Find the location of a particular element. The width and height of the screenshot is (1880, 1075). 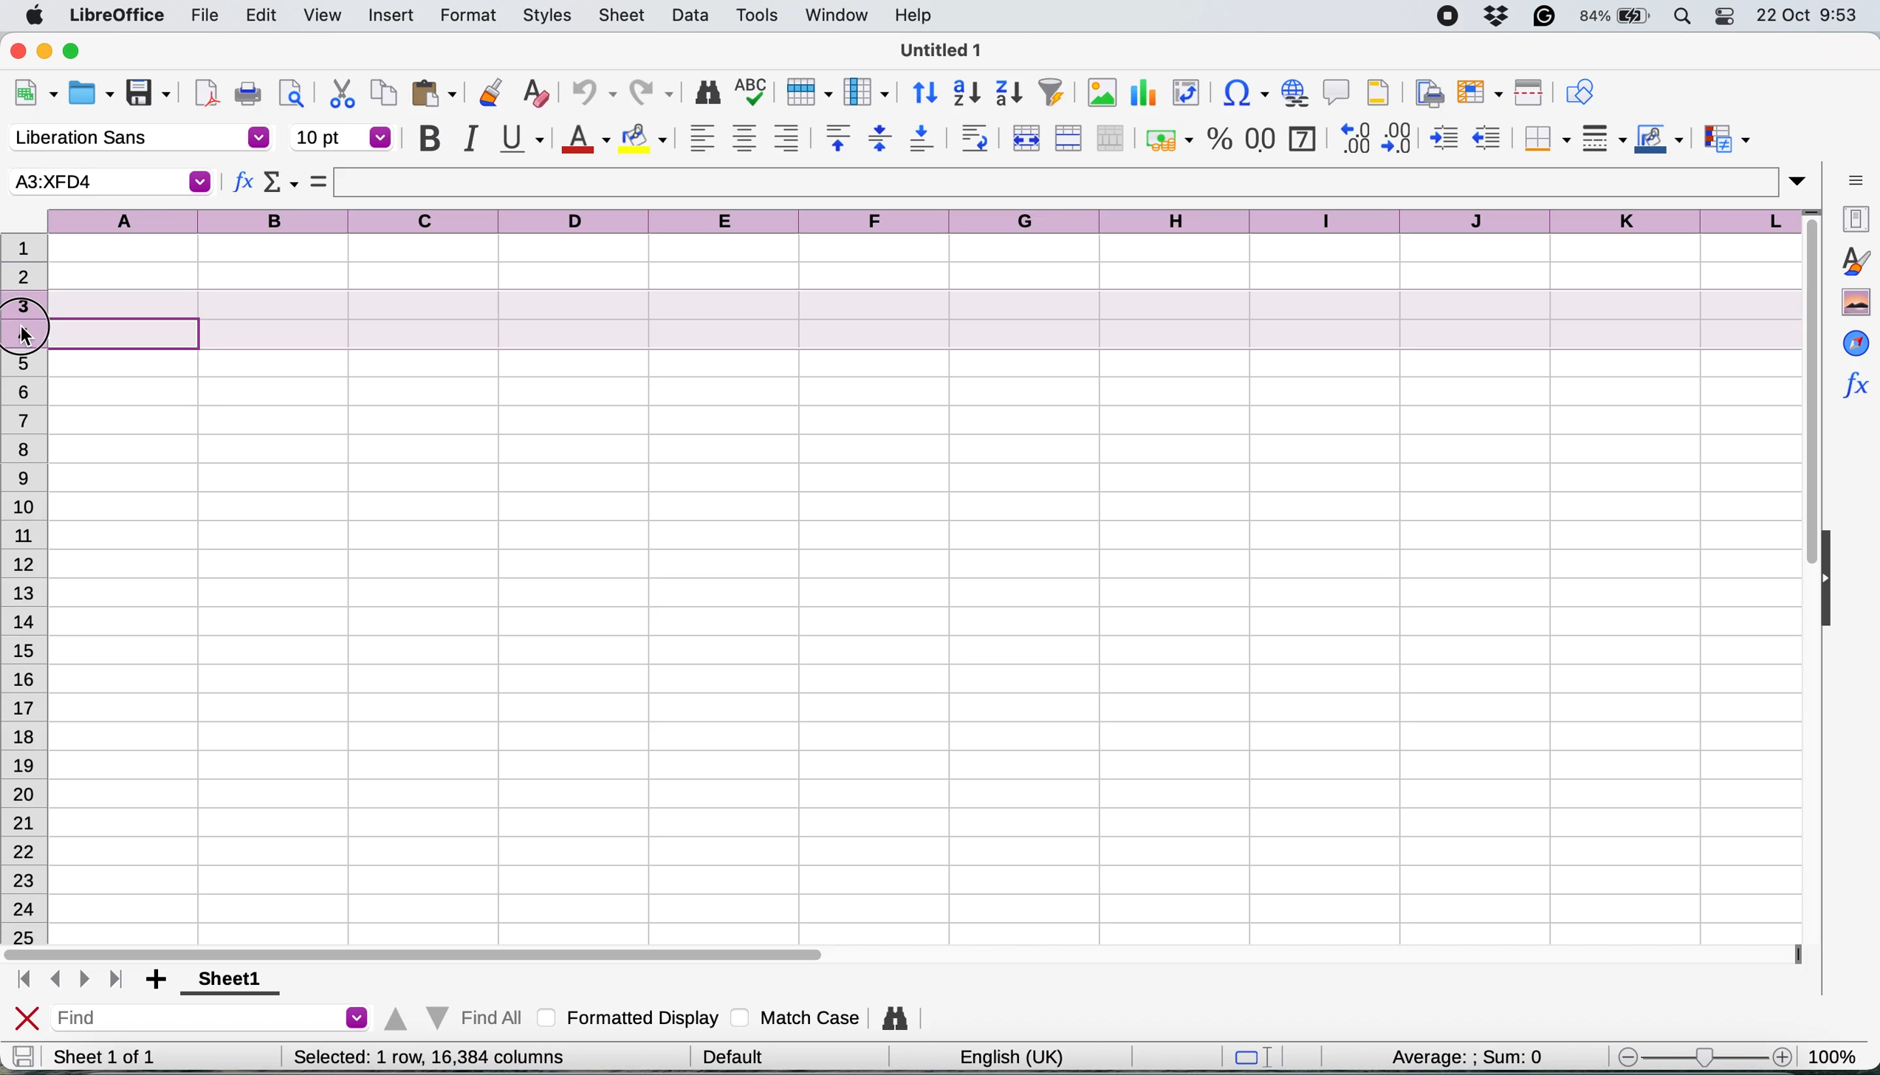

bold is located at coordinates (429, 139).